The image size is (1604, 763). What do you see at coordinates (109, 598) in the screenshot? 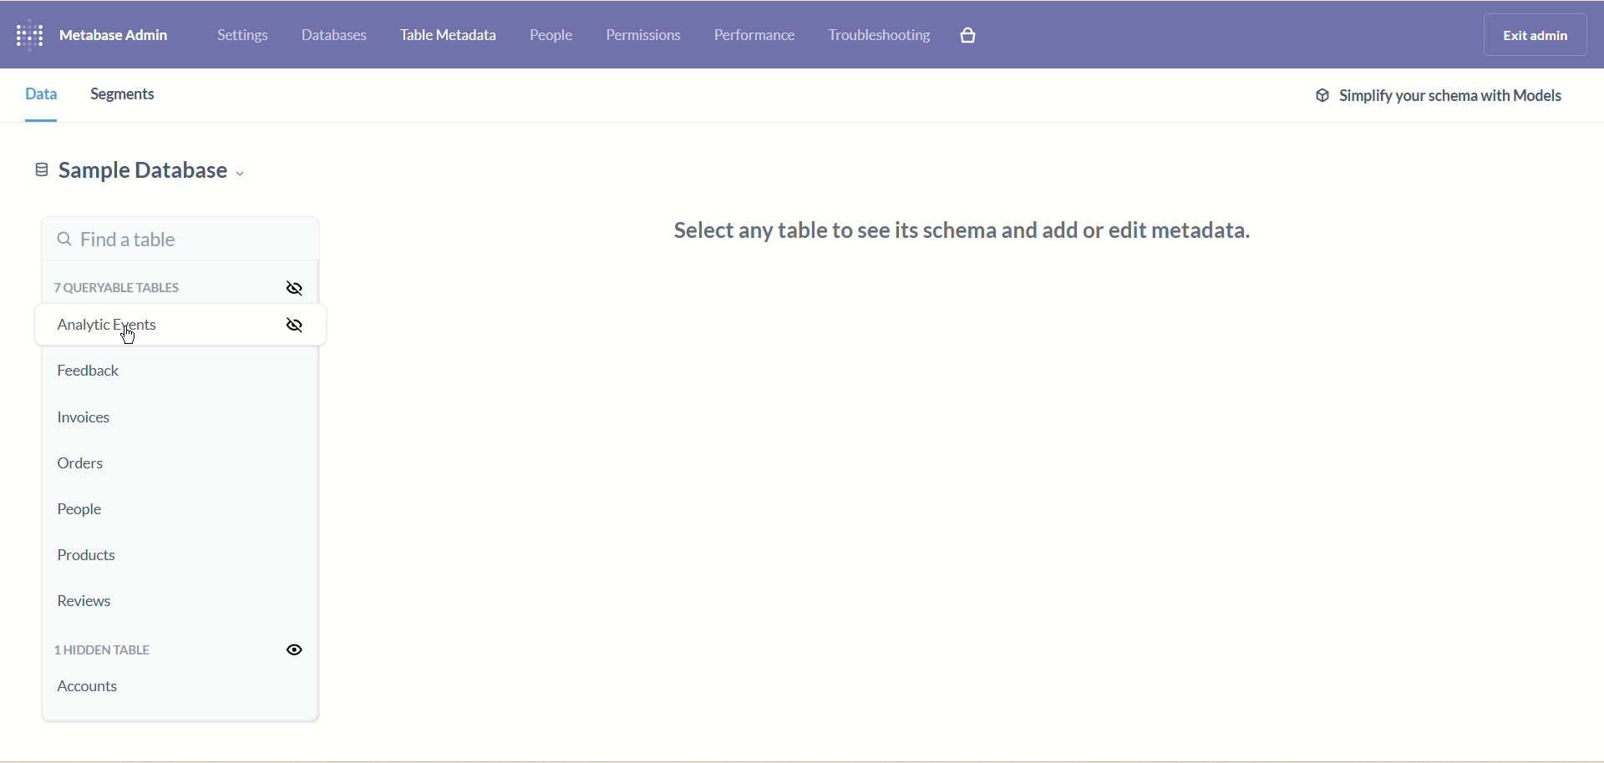
I see `Reviews` at bounding box center [109, 598].